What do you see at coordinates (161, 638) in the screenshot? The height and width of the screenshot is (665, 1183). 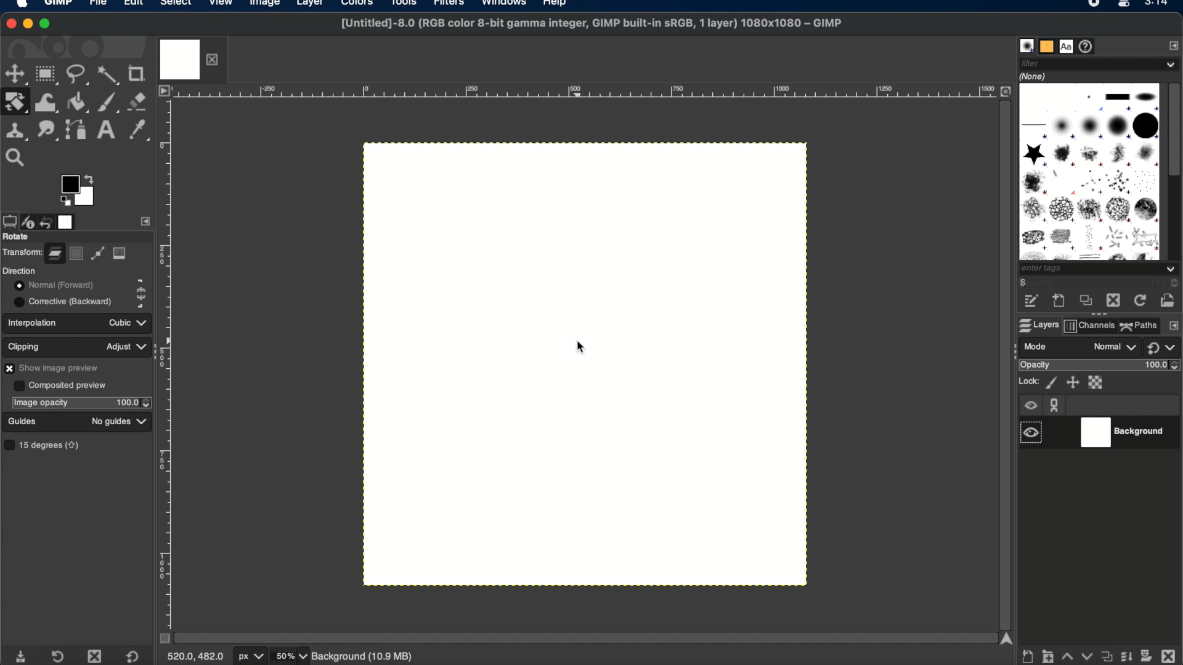 I see `toggle mask on/off` at bounding box center [161, 638].